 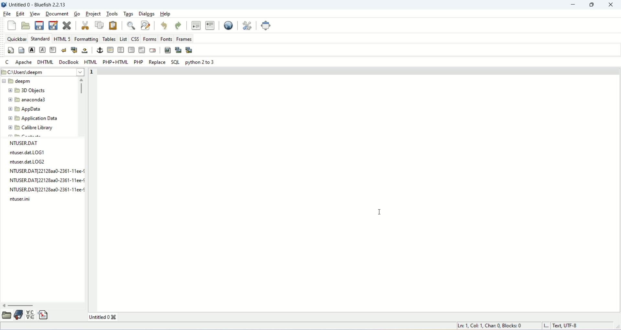 I want to click on ntuser.dat.LOG2, so click(x=25, y=162).